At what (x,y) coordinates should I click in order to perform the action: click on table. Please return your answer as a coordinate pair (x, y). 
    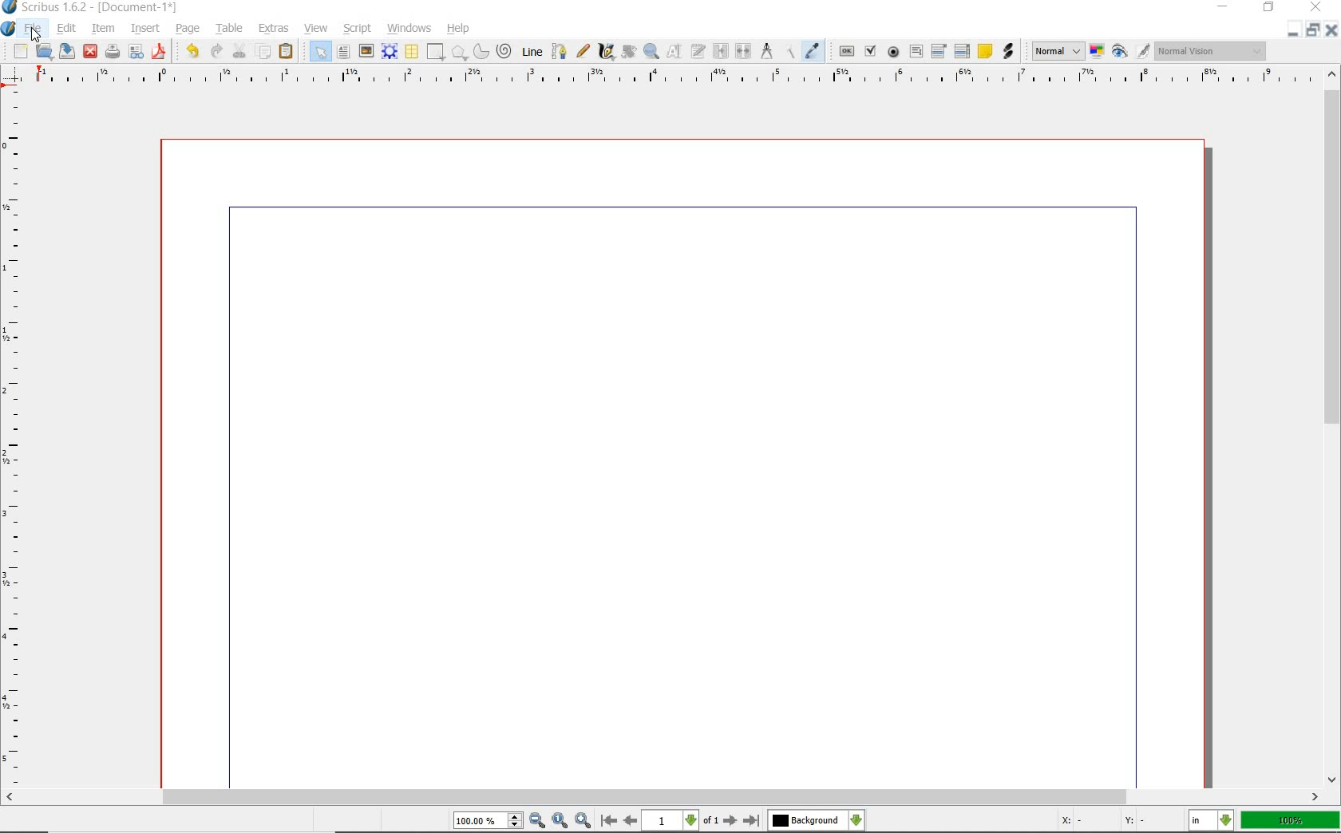
    Looking at the image, I should click on (231, 27).